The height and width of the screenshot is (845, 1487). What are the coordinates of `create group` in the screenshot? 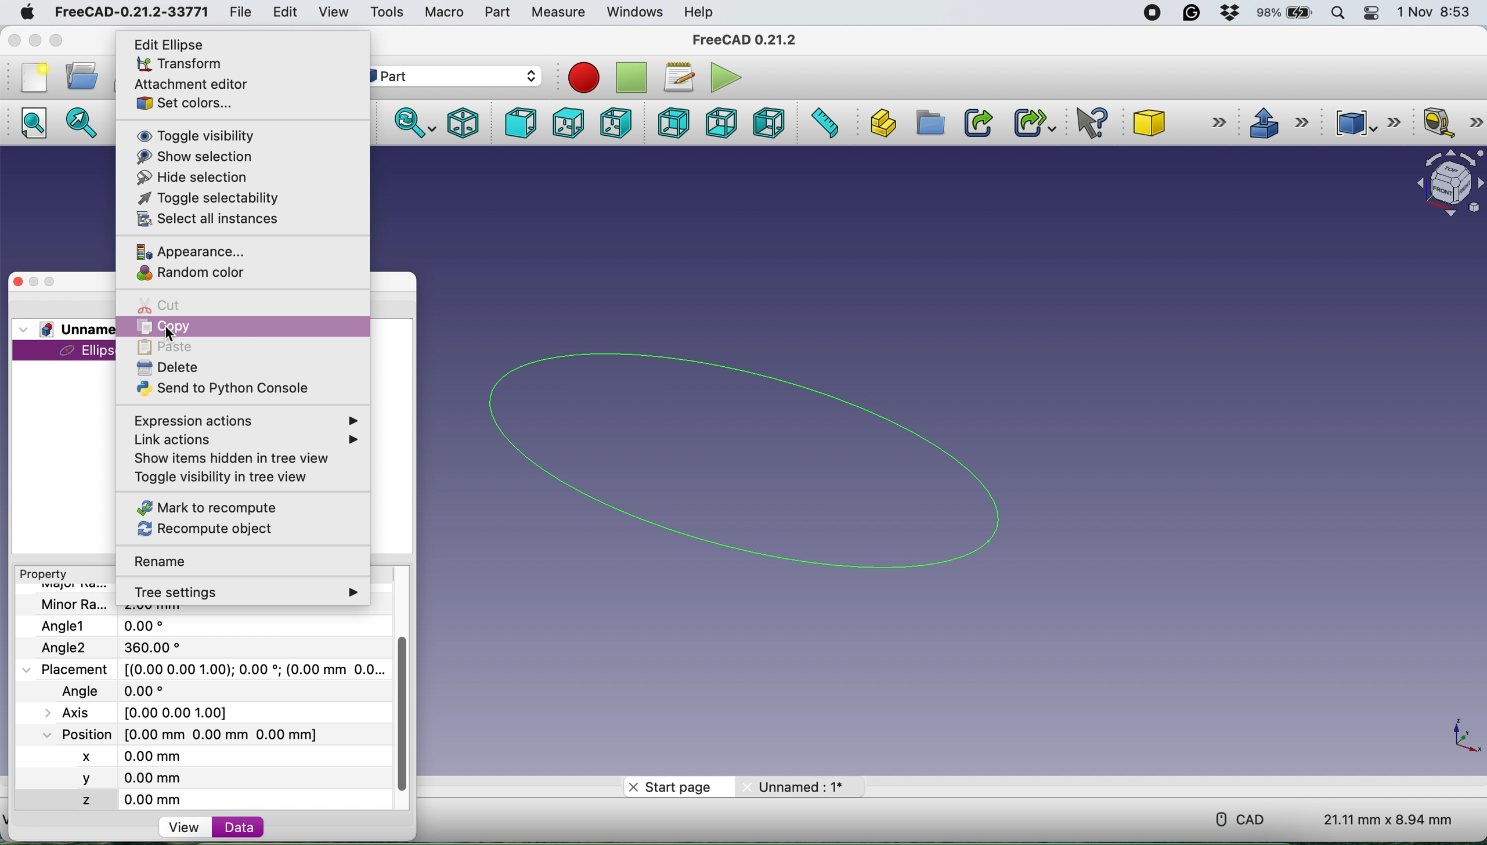 It's located at (930, 125).